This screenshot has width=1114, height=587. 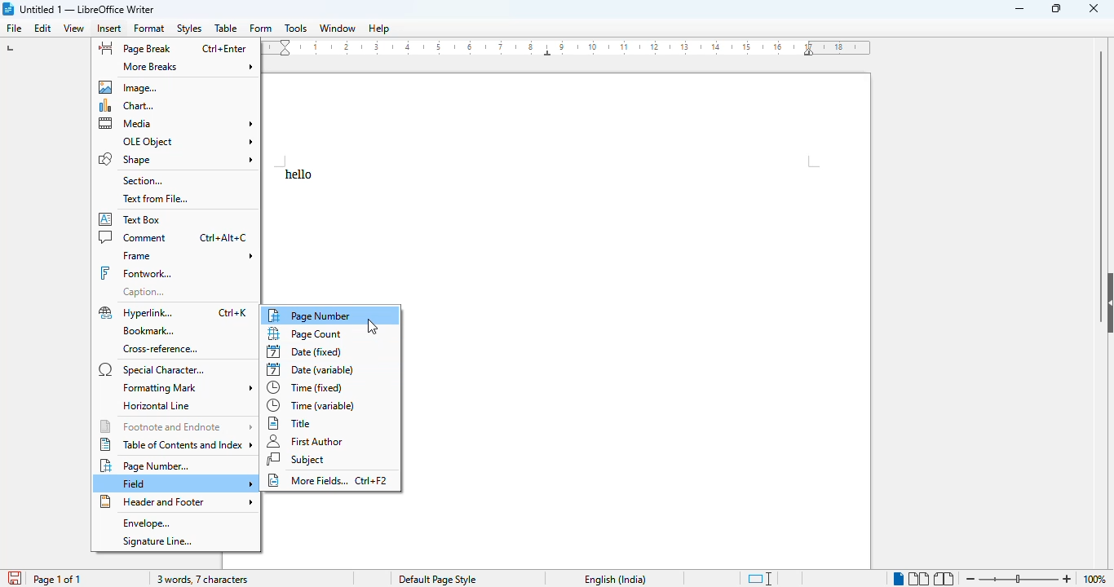 What do you see at coordinates (1068, 579) in the screenshot?
I see `zoom in` at bounding box center [1068, 579].